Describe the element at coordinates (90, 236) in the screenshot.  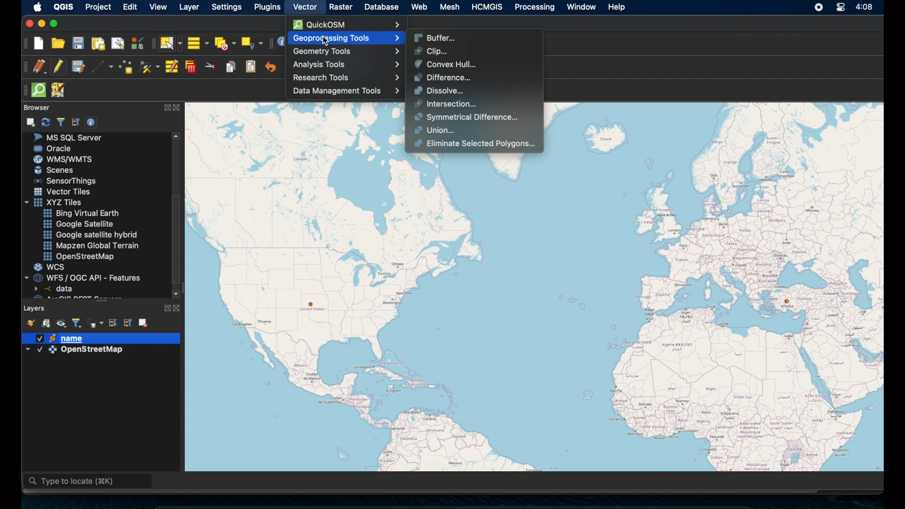
I see `google satellite hybrid` at that location.